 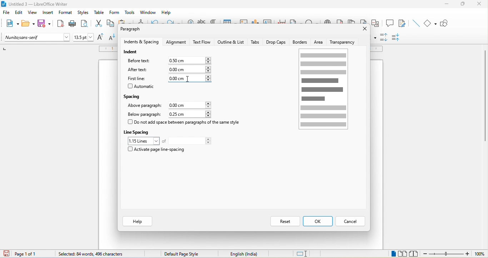 What do you see at coordinates (134, 30) in the screenshot?
I see `paragraph` at bounding box center [134, 30].